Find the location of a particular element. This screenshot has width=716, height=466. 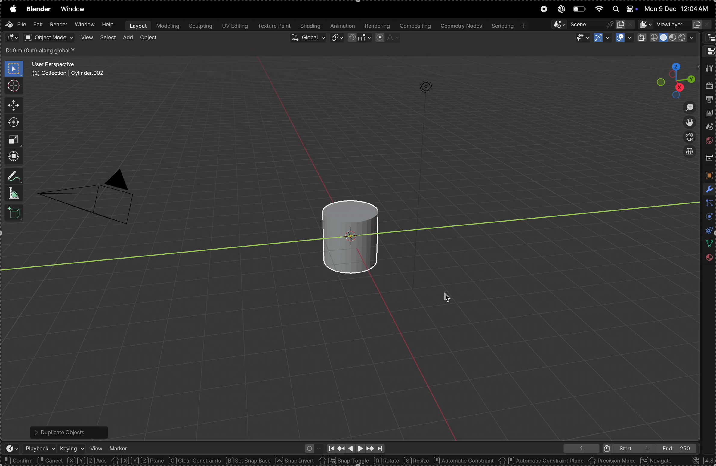

Edit is located at coordinates (37, 25).